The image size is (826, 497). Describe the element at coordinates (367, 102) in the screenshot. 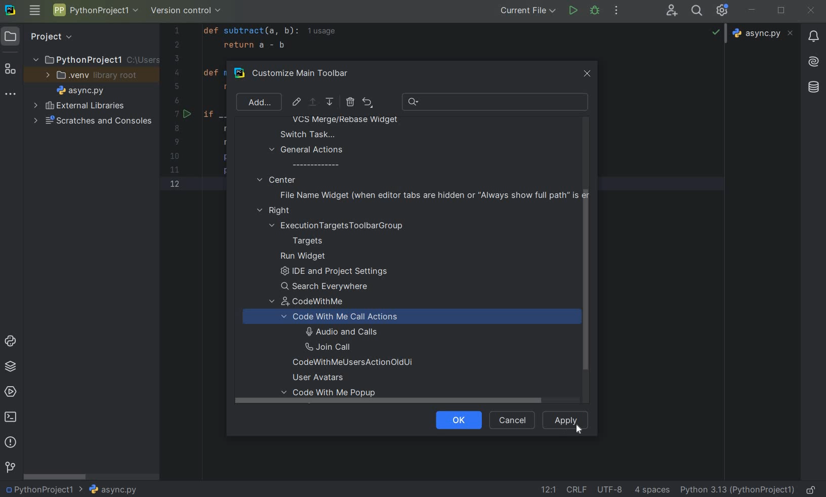

I see `RESTORE ACTIONS` at that location.